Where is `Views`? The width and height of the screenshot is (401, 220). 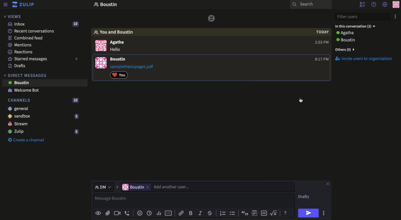 Views is located at coordinates (13, 16).